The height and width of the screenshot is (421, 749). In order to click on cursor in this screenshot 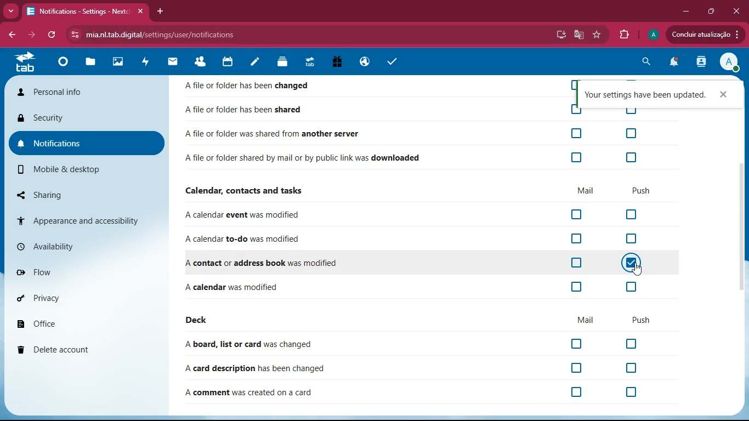, I will do `click(638, 270)`.